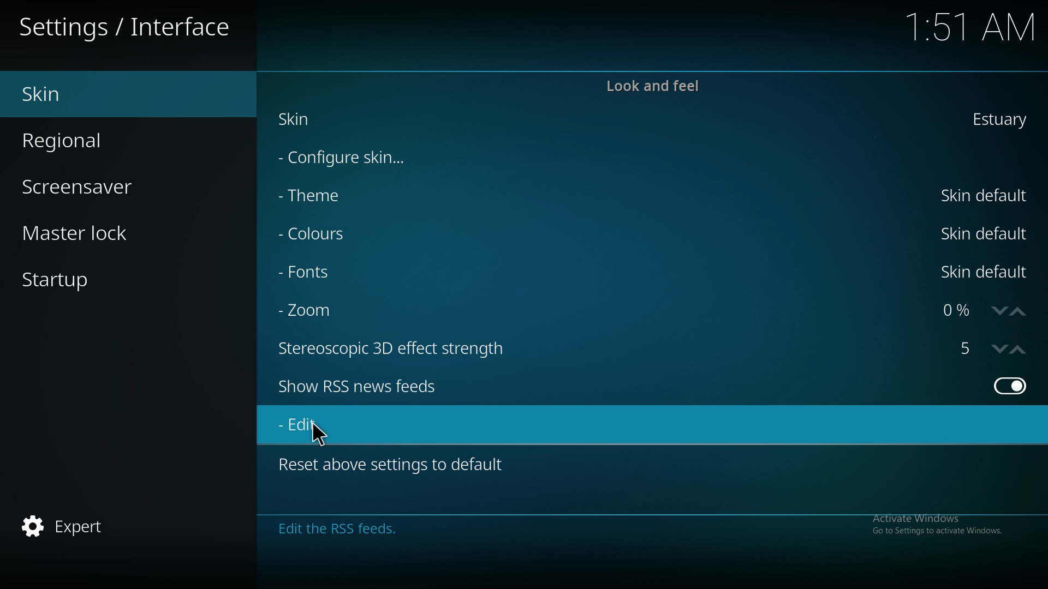 Image resolution: width=1048 pixels, height=589 pixels. Describe the element at coordinates (318, 435) in the screenshot. I see `cursor` at that location.